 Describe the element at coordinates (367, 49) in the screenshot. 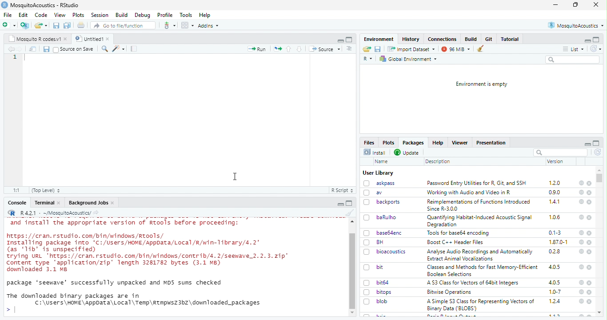

I see `share` at that location.